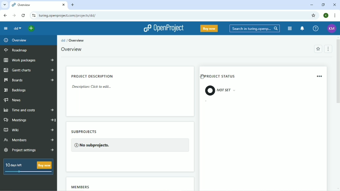 This screenshot has width=340, height=191. I want to click on Boards, so click(28, 80).